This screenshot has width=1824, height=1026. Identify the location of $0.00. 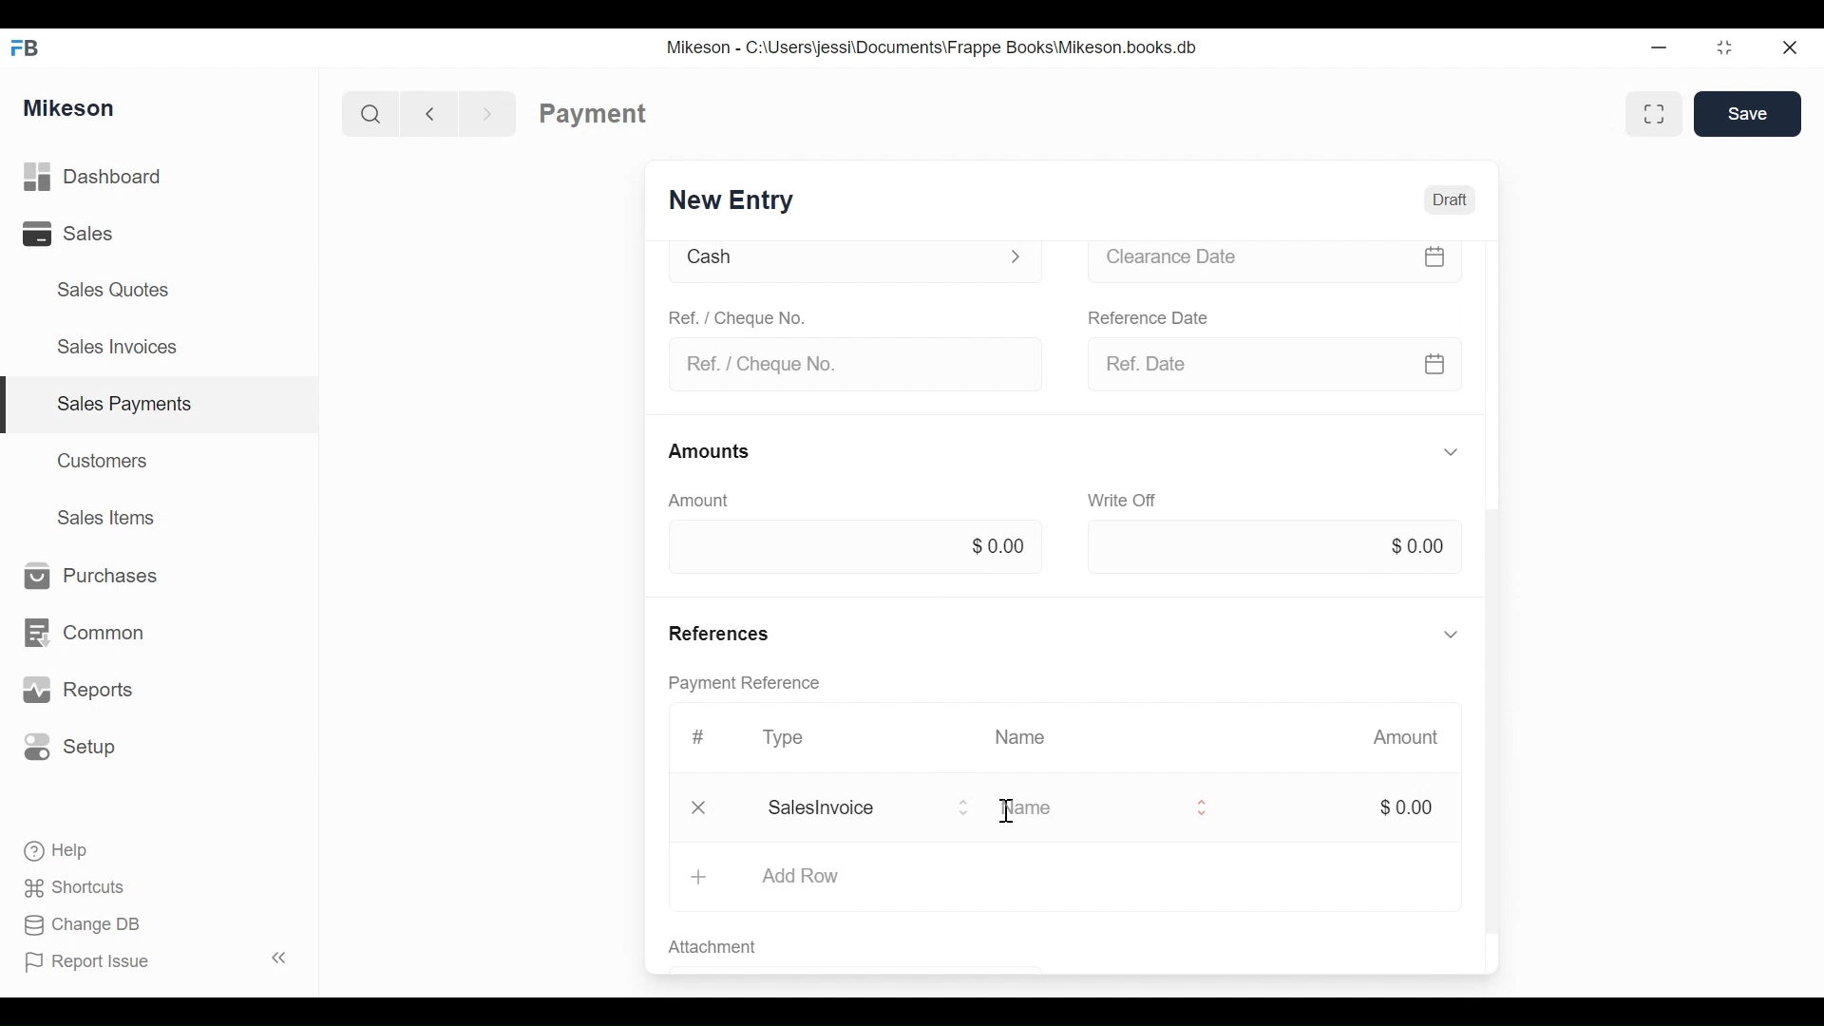
(1423, 545).